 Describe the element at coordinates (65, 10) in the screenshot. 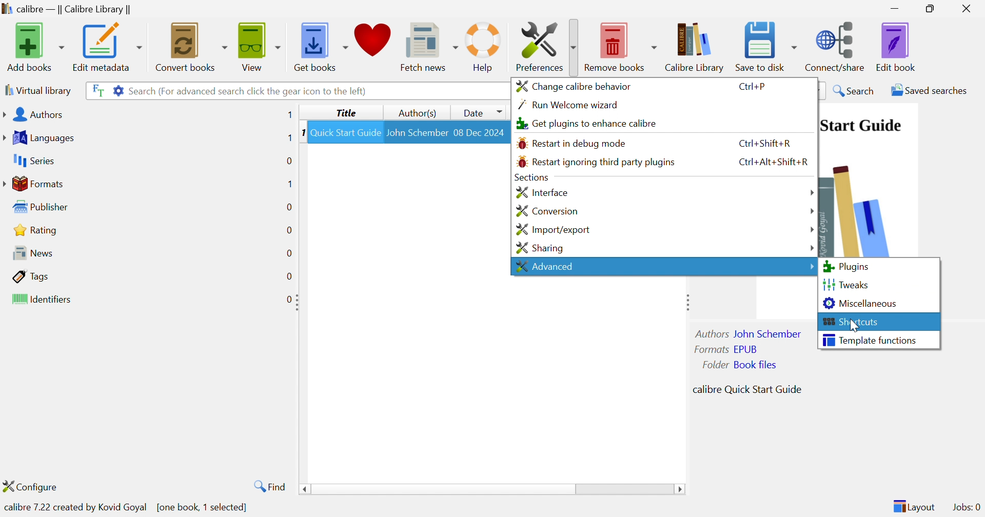

I see `calibre - || Calibre Library ||` at that location.